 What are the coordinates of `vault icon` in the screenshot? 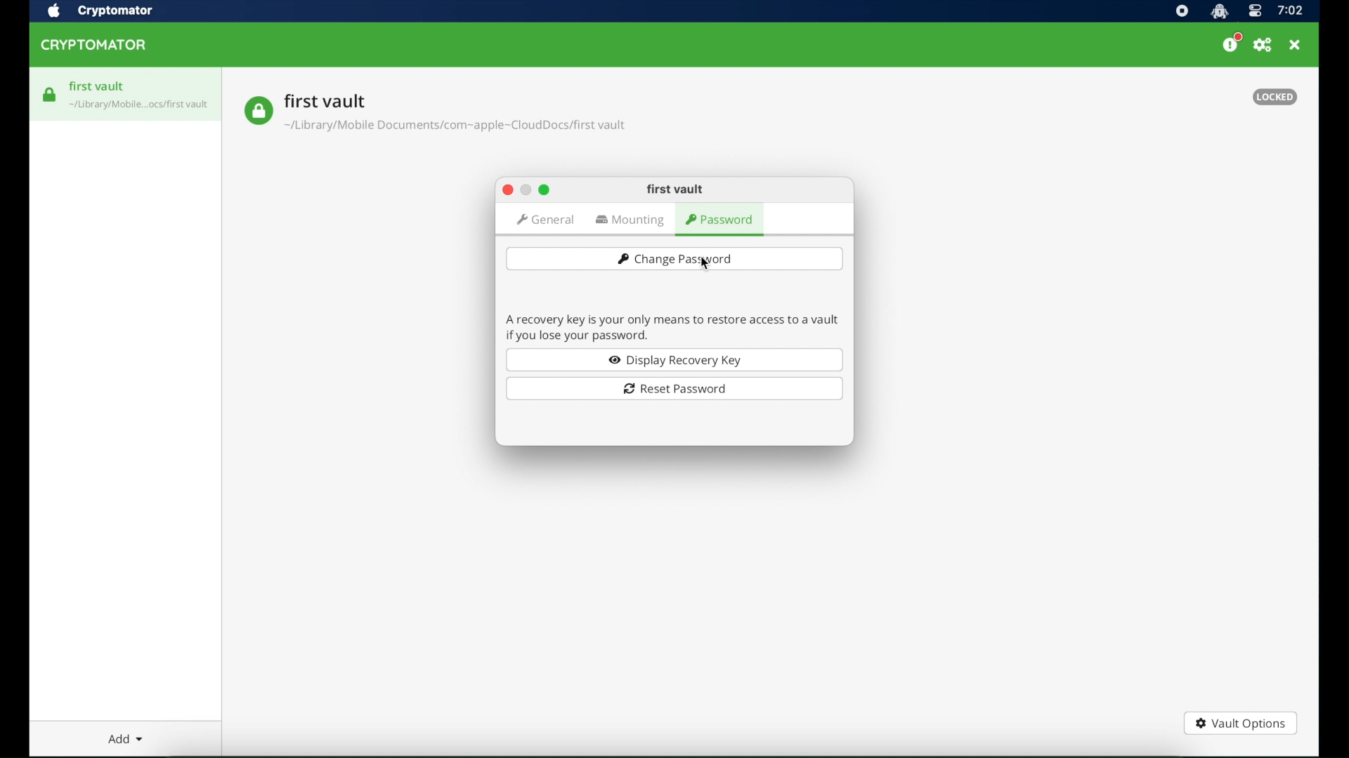 It's located at (140, 107).